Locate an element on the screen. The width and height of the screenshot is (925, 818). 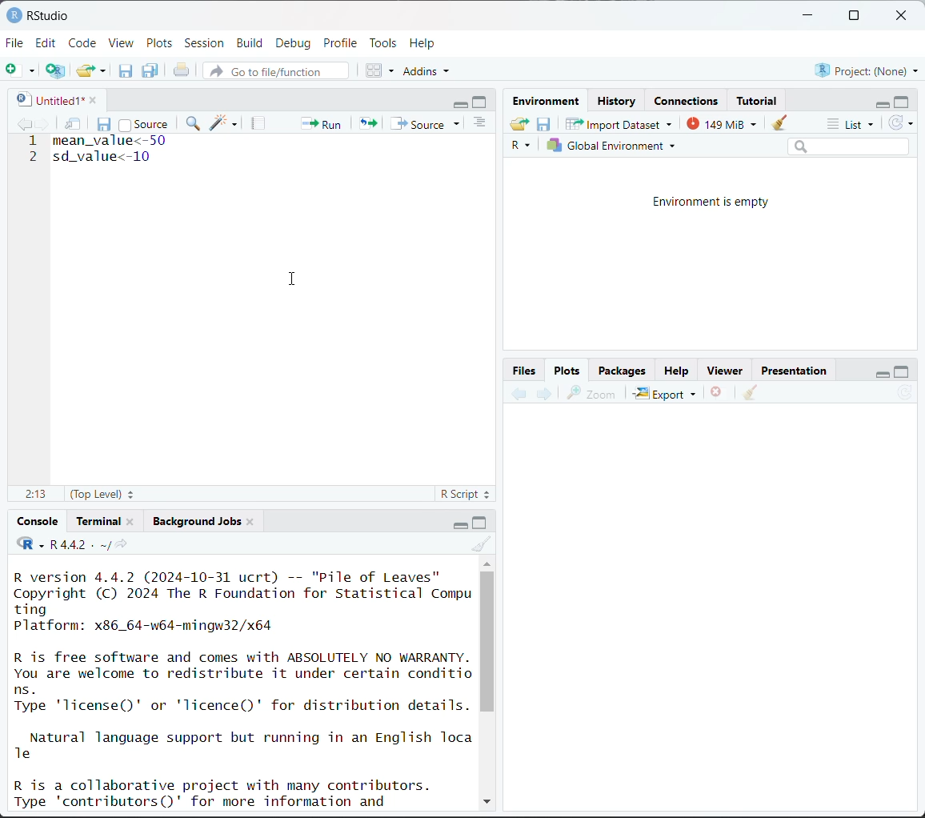
minimize is located at coordinates (809, 16).